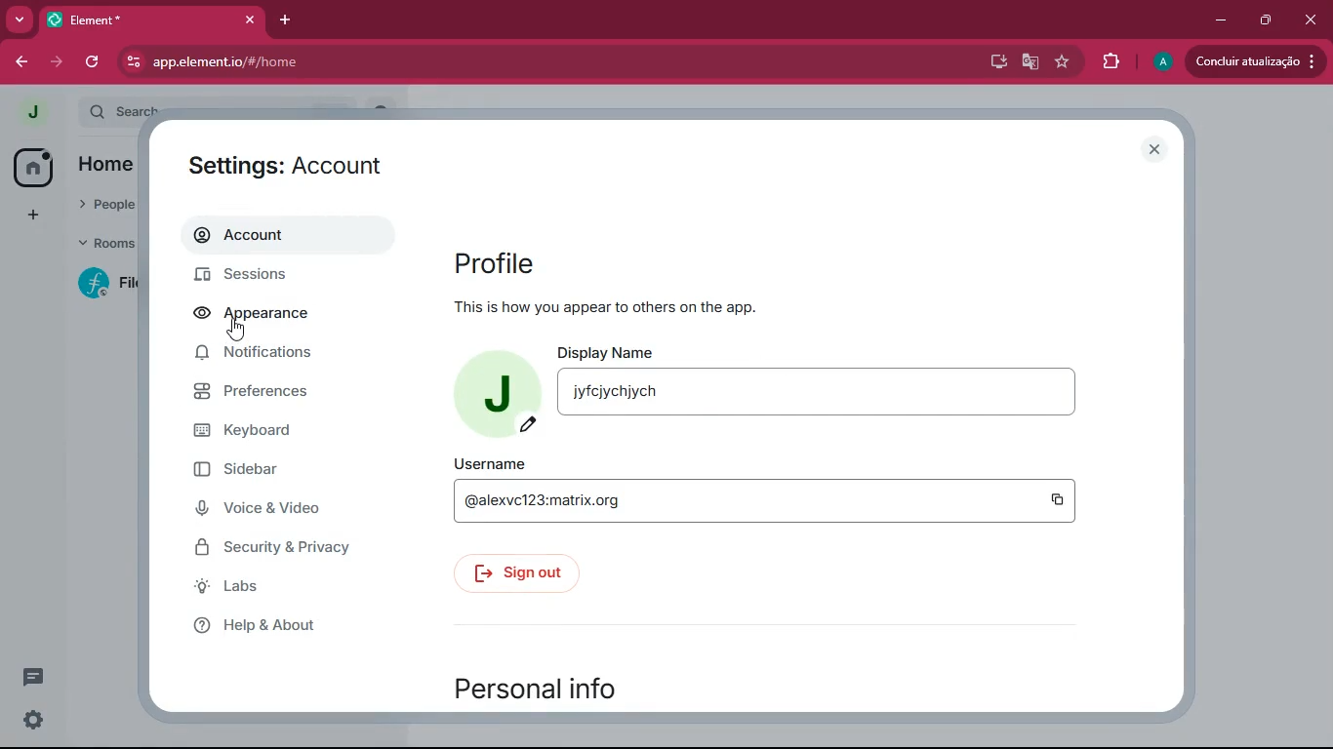 The width and height of the screenshot is (1333, 749). What do you see at coordinates (30, 111) in the screenshot?
I see `profile picture` at bounding box center [30, 111].